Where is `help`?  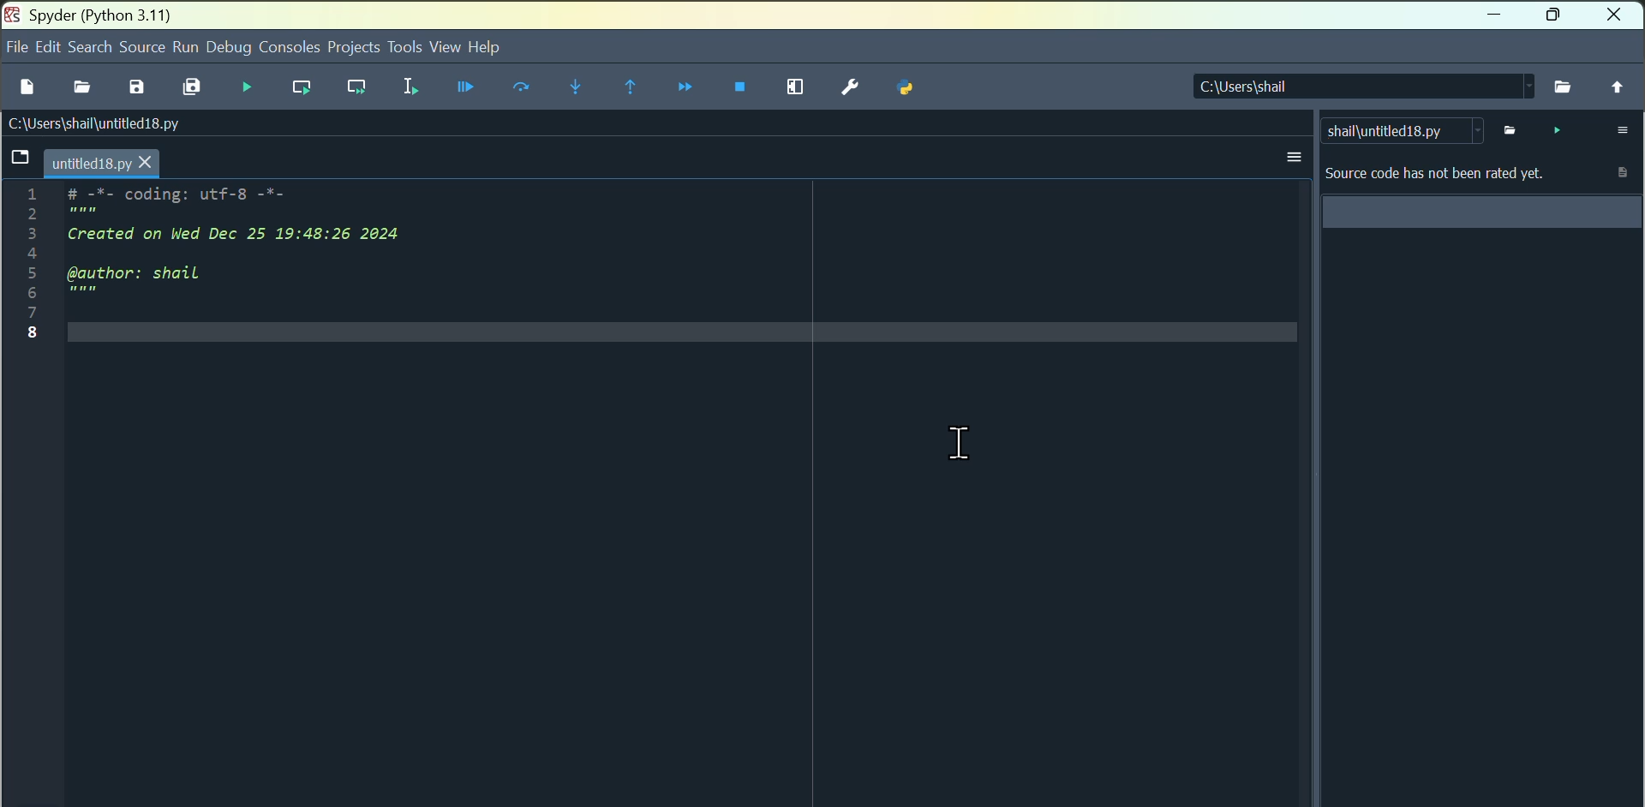 help is located at coordinates (483, 46).